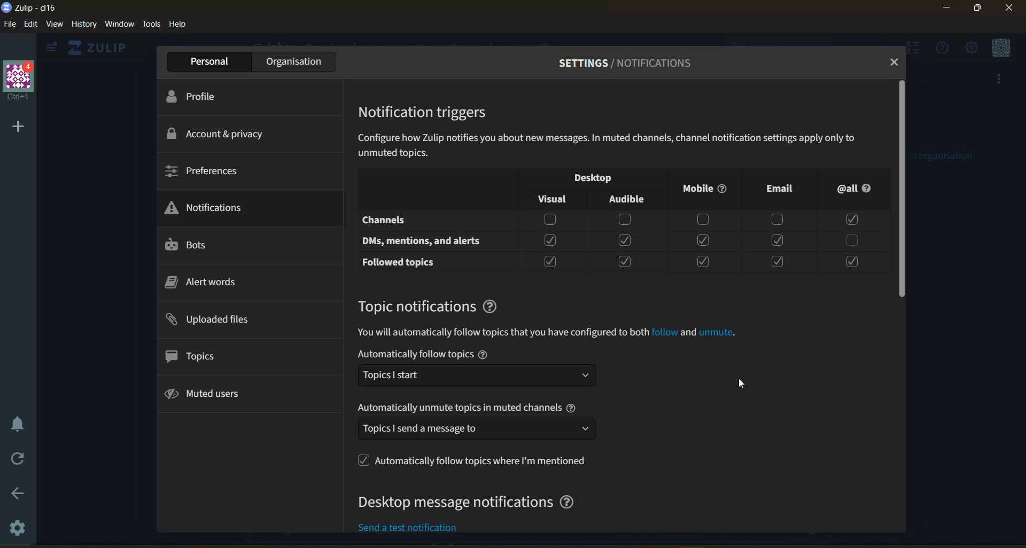 The height and width of the screenshot is (548, 1026). What do you see at coordinates (616, 62) in the screenshot?
I see `settings/profile` at bounding box center [616, 62].